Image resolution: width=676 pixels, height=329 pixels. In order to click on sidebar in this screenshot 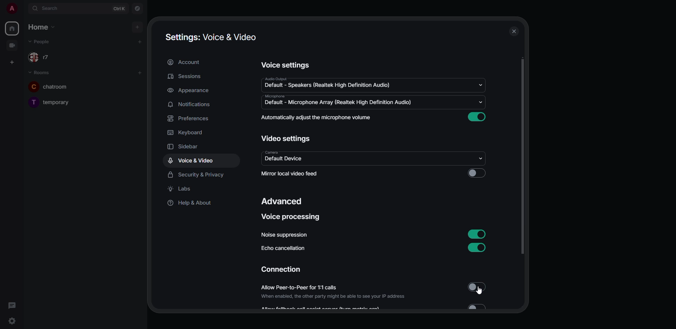, I will do `click(189, 147)`.